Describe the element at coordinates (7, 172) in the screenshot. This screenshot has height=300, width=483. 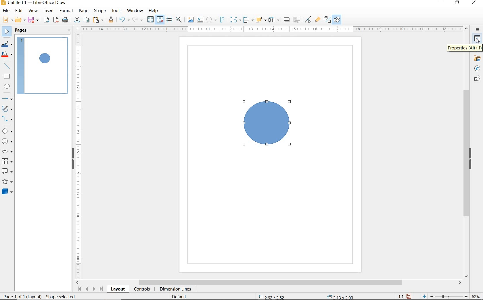
I see `CALLOUT SHAPES` at that location.